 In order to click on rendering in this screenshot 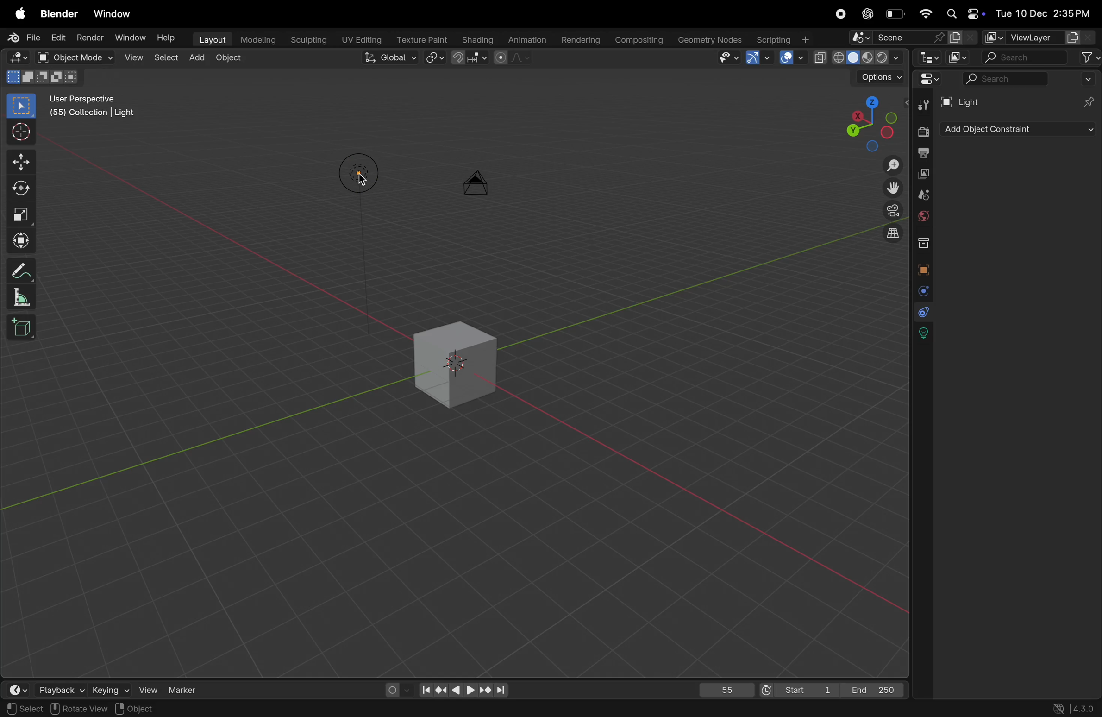, I will do `click(580, 37)`.